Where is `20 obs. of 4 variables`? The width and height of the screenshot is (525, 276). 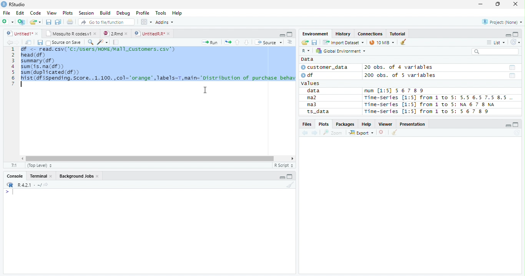
20 obs. of 4 variables is located at coordinates (399, 68).